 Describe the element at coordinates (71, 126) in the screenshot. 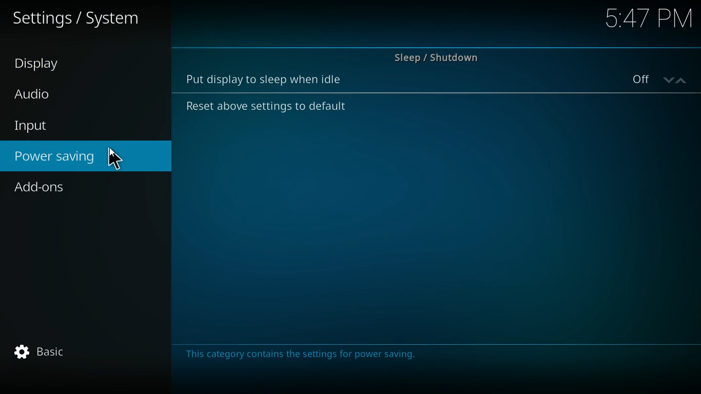

I see `input` at that location.